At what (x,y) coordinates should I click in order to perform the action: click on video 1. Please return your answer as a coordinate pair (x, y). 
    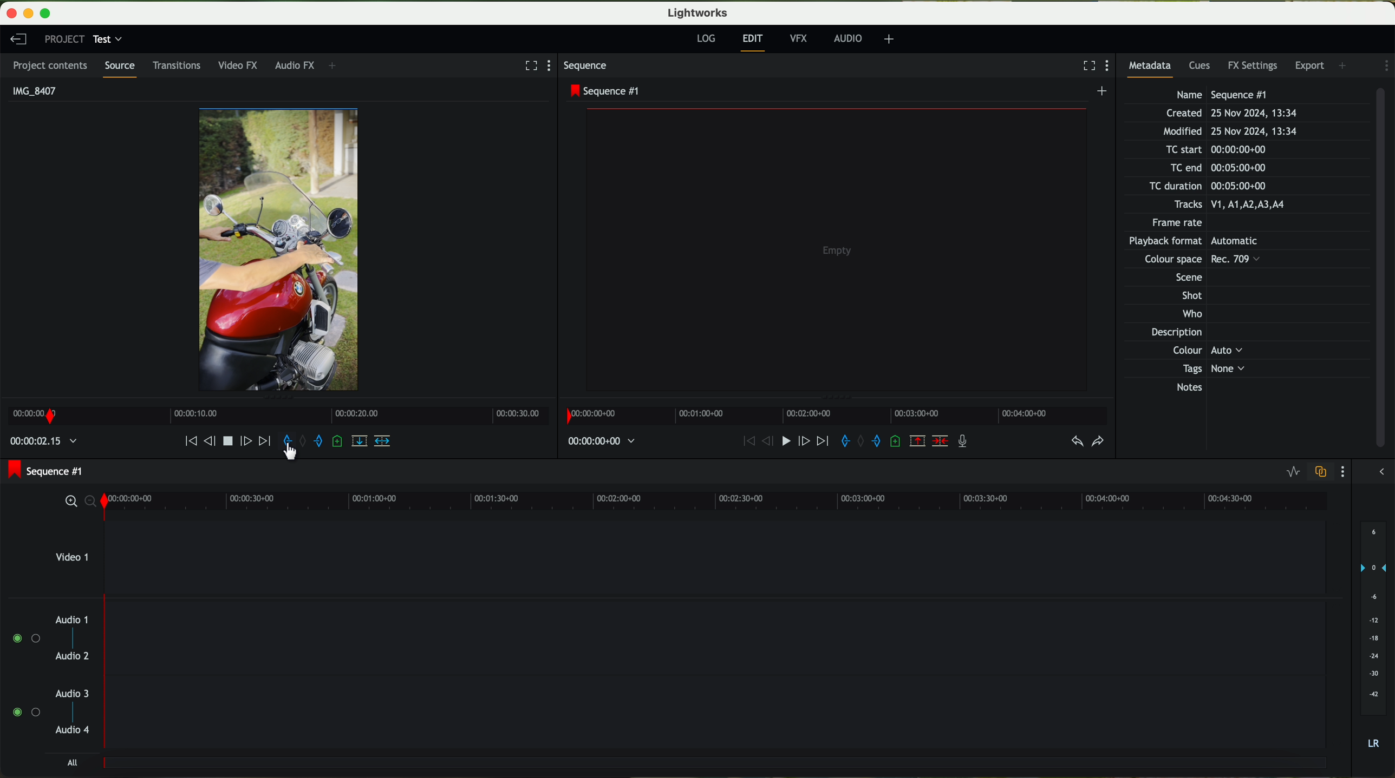
    Looking at the image, I should click on (670, 556).